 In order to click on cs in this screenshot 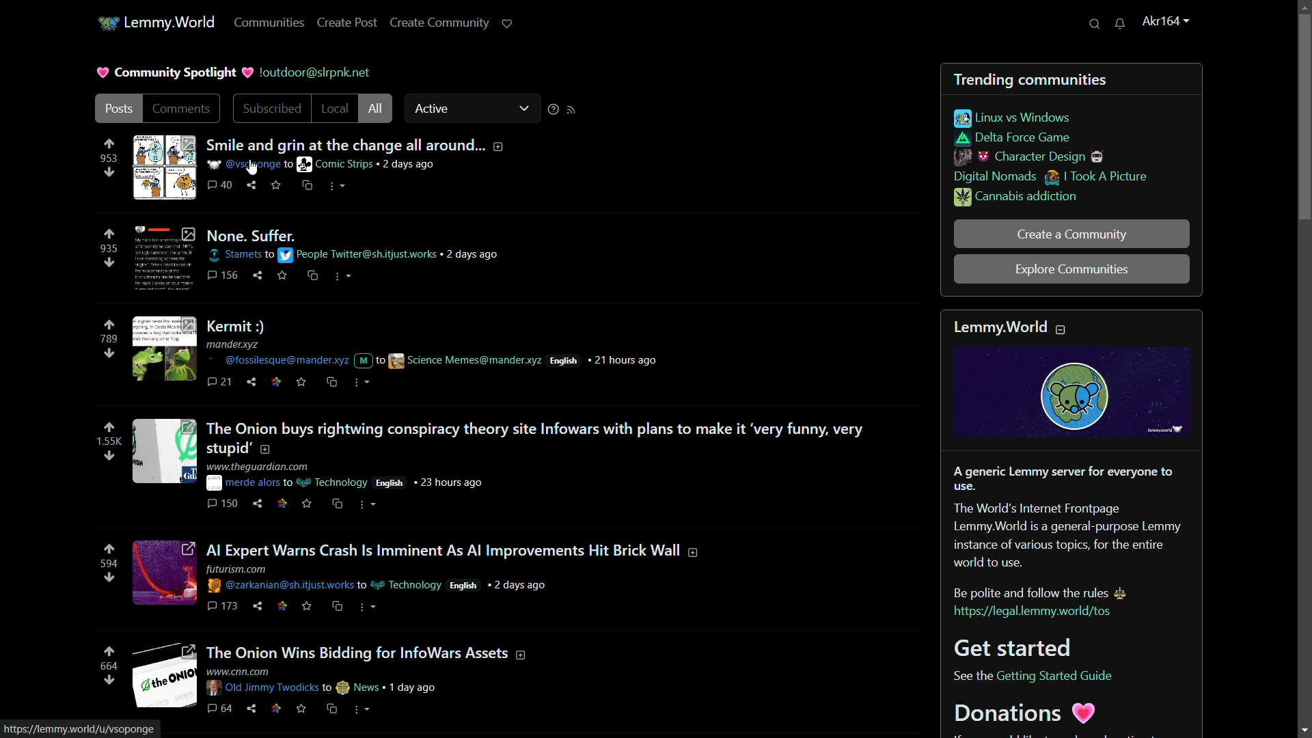, I will do `click(336, 607)`.